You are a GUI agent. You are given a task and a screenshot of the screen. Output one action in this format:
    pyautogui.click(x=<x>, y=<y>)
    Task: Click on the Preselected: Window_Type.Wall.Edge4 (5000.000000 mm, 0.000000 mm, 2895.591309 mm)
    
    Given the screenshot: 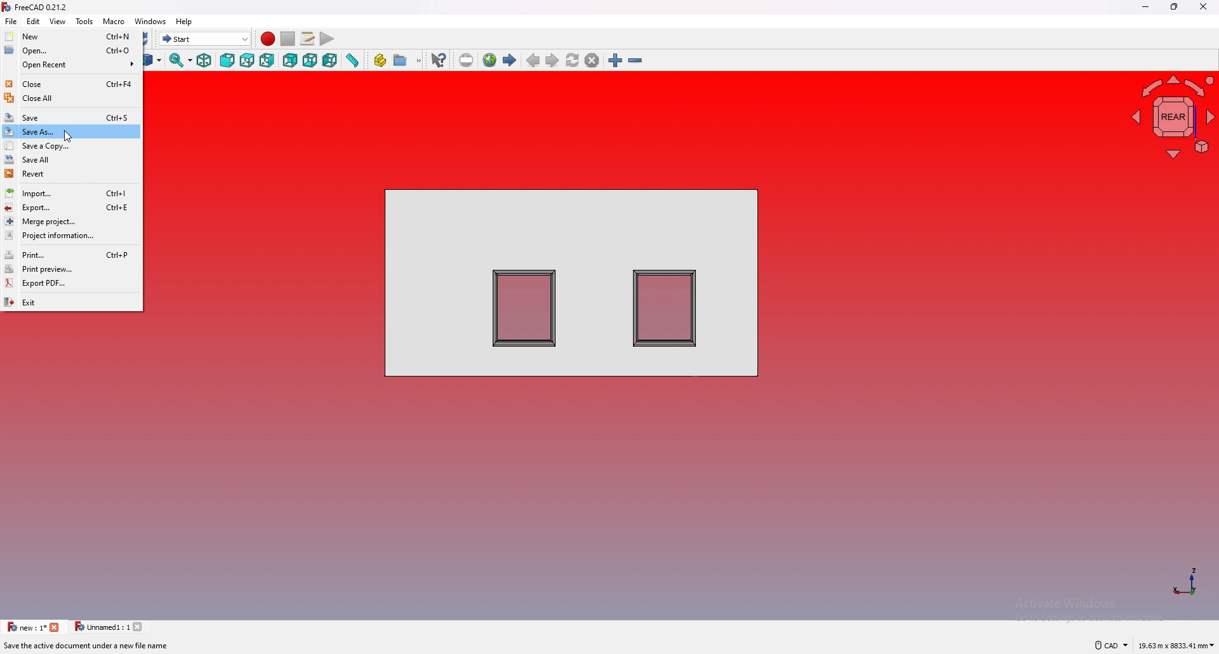 What is the action you would take?
    pyautogui.click(x=146, y=646)
    